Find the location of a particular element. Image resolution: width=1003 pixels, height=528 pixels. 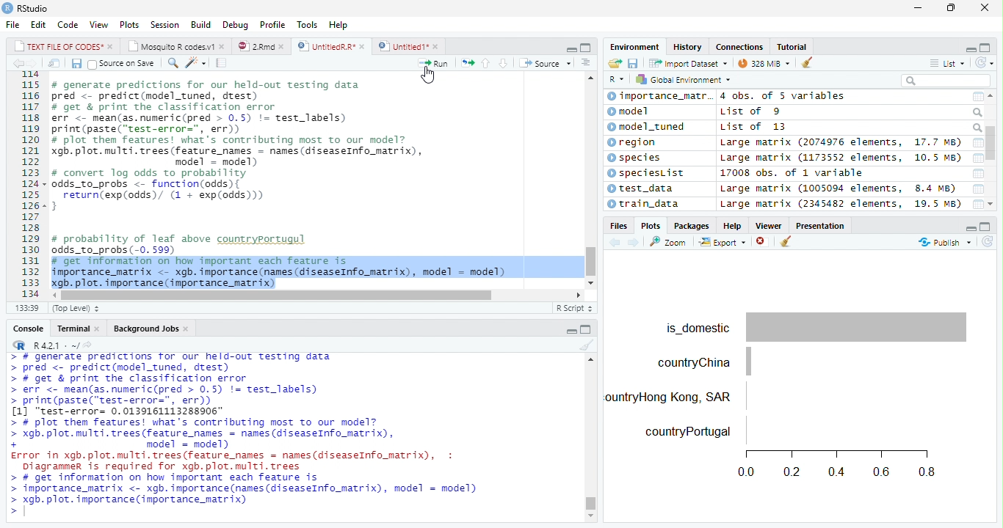

Close is located at coordinates (984, 8).